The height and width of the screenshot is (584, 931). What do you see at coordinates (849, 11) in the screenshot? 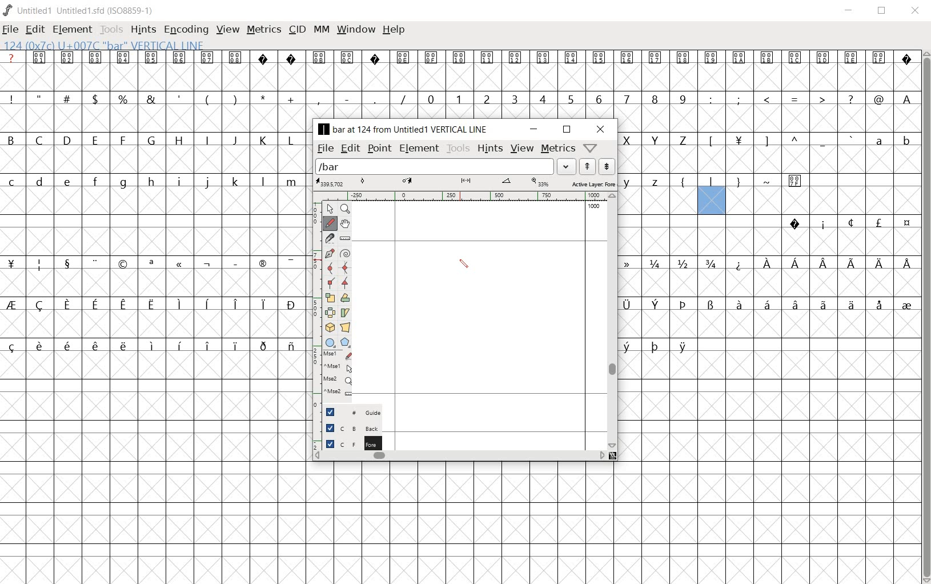
I see `minimize` at bounding box center [849, 11].